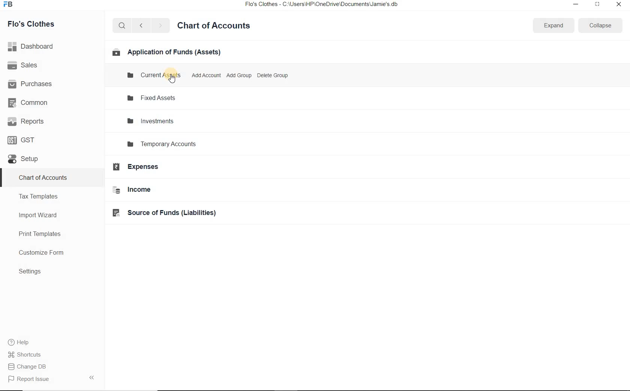 This screenshot has width=630, height=391. I want to click on Frappe Books logo, so click(10, 5).